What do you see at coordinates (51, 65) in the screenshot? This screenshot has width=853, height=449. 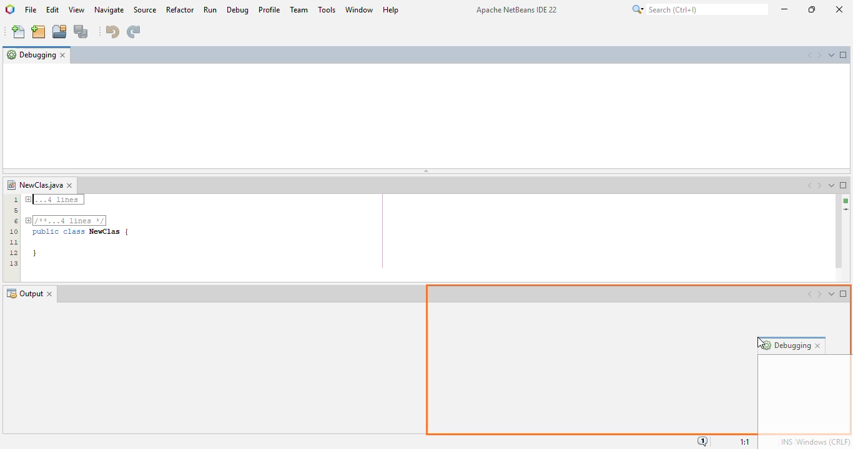 I see `cursor` at bounding box center [51, 65].